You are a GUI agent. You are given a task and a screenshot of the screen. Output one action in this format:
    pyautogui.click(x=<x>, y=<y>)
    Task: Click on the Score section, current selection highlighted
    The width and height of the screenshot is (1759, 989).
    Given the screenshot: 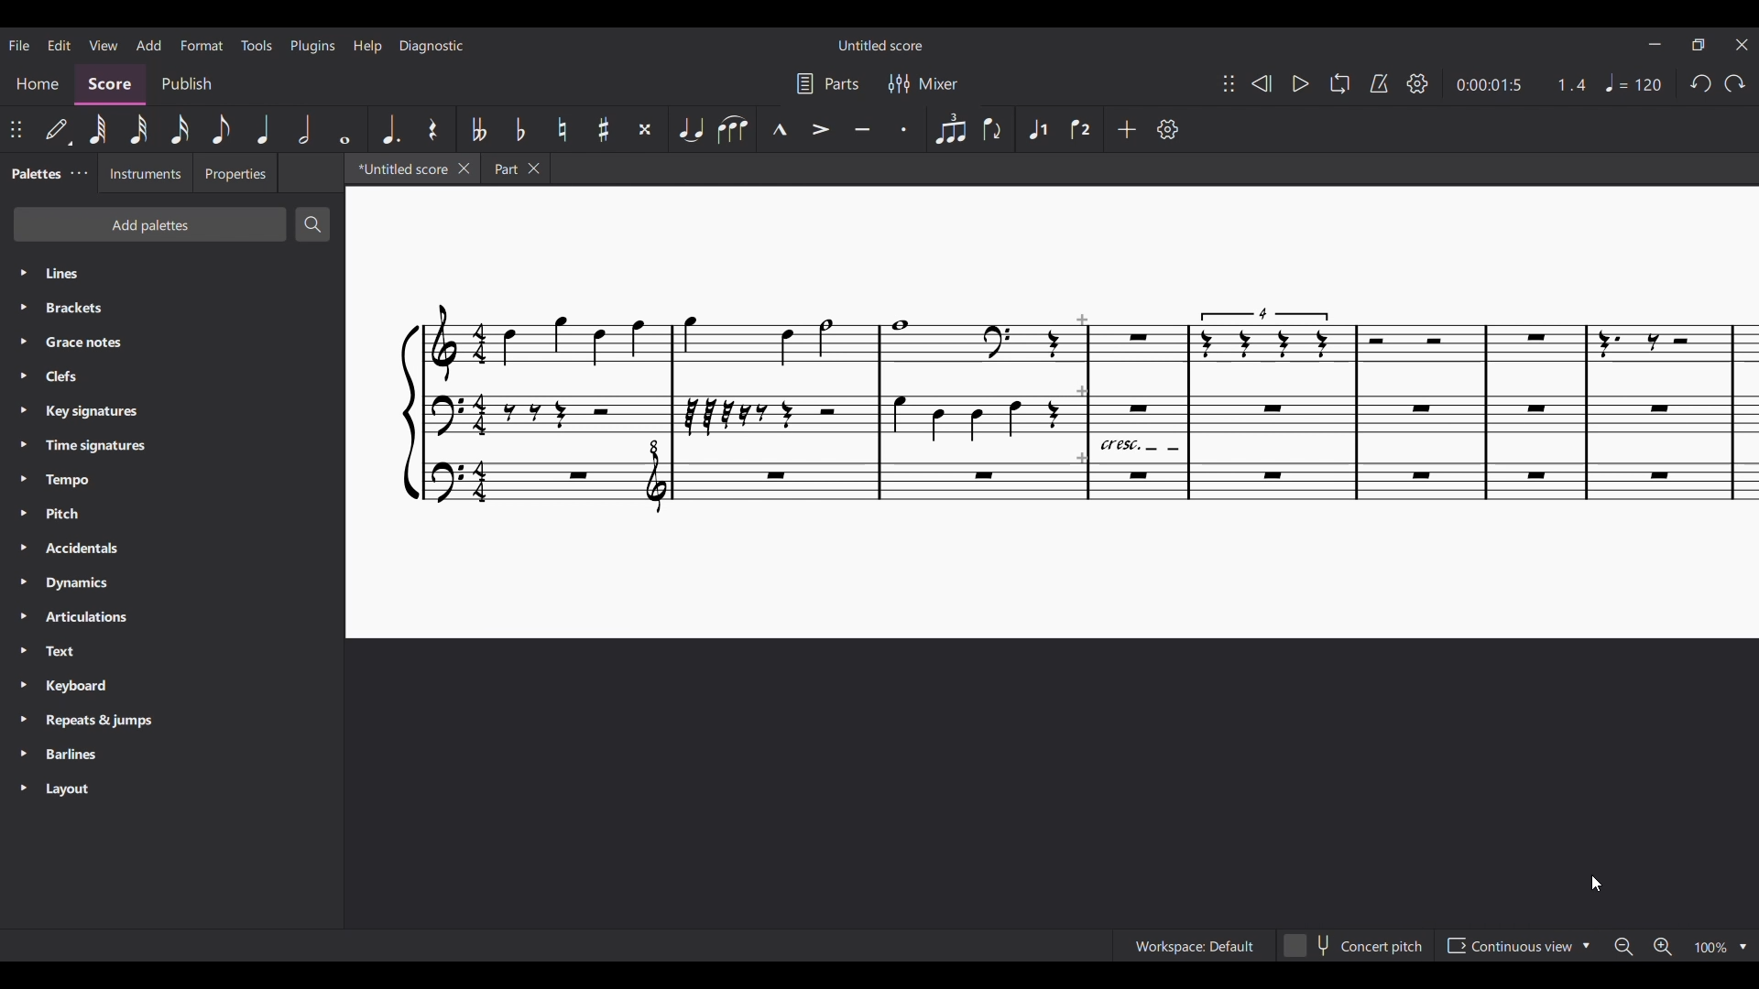 What is the action you would take?
    pyautogui.click(x=110, y=85)
    